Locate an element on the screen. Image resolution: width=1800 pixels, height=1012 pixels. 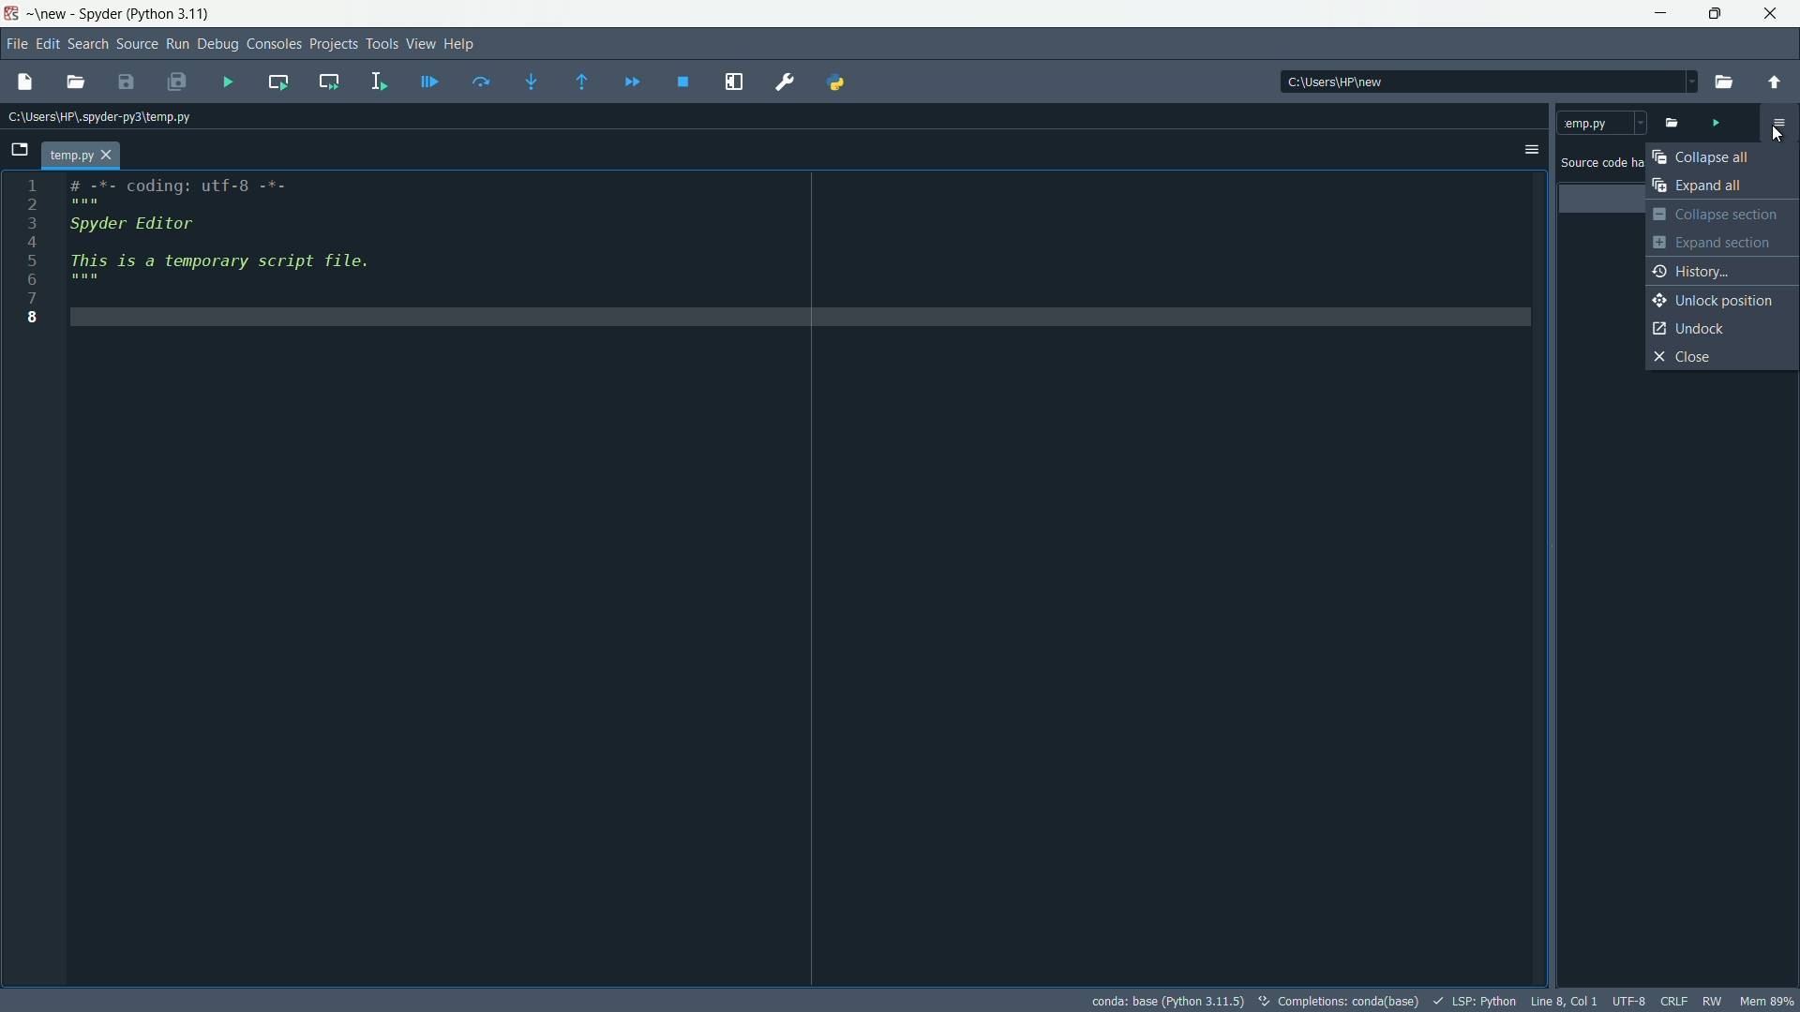
app icon is located at coordinates (13, 14).